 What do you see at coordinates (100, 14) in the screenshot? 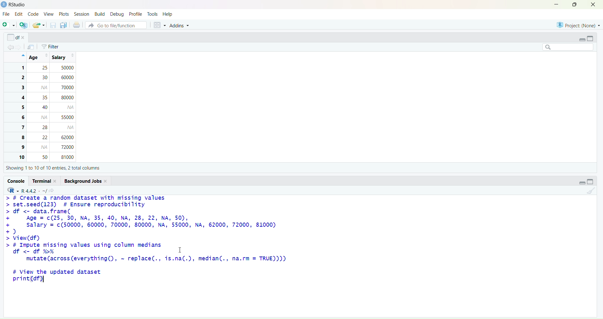
I see `build` at bounding box center [100, 14].